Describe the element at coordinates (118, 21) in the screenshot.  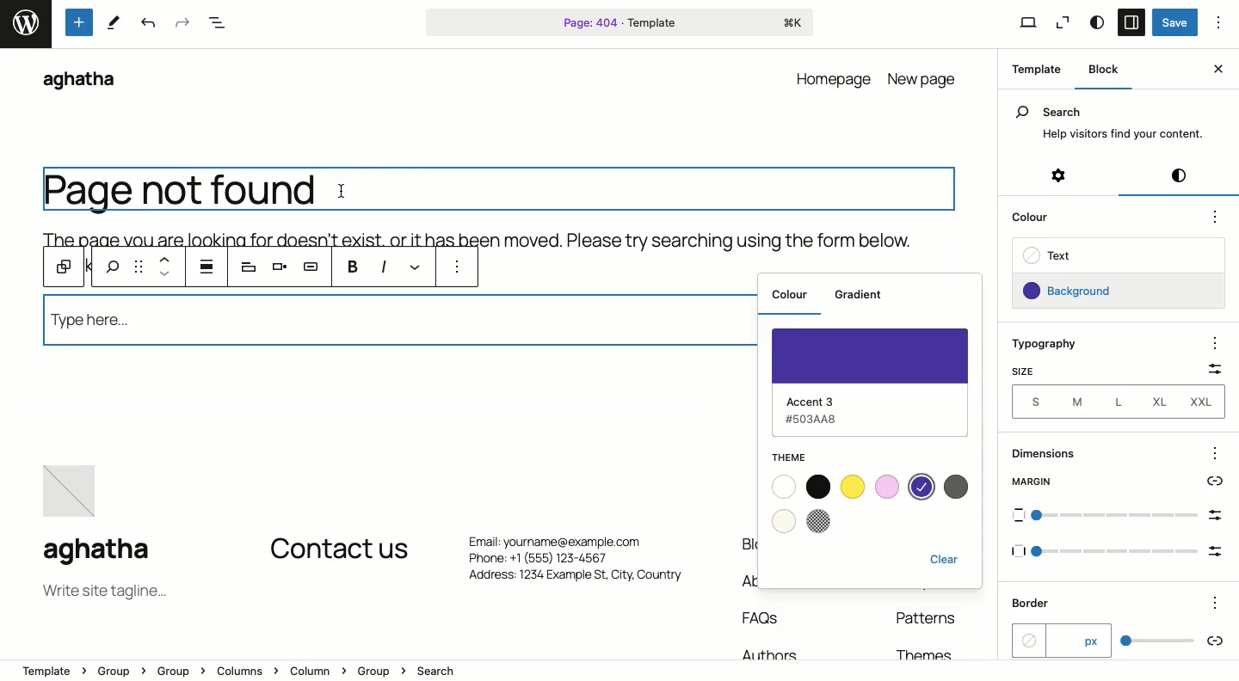
I see `tools` at that location.